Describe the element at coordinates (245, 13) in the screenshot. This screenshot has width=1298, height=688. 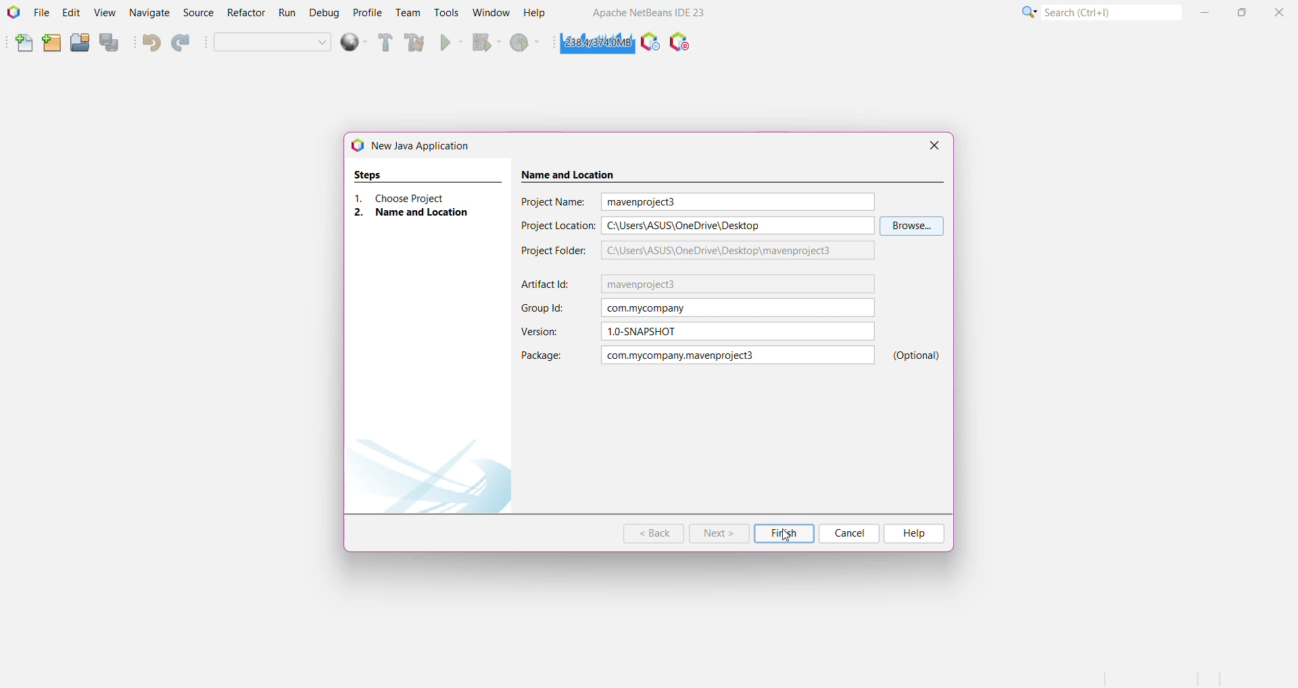
I see `Refractor` at that location.